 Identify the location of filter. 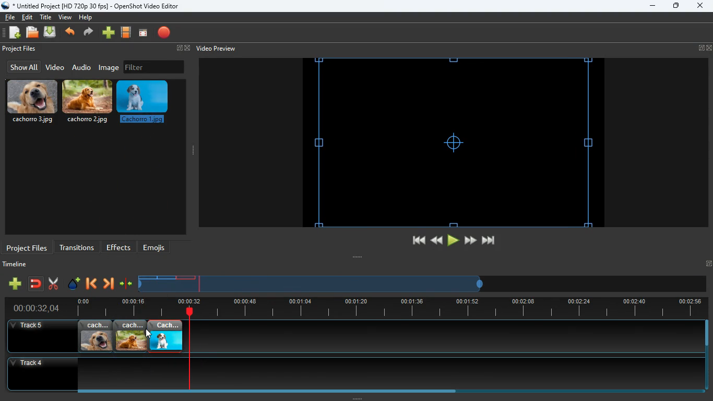
(154, 67).